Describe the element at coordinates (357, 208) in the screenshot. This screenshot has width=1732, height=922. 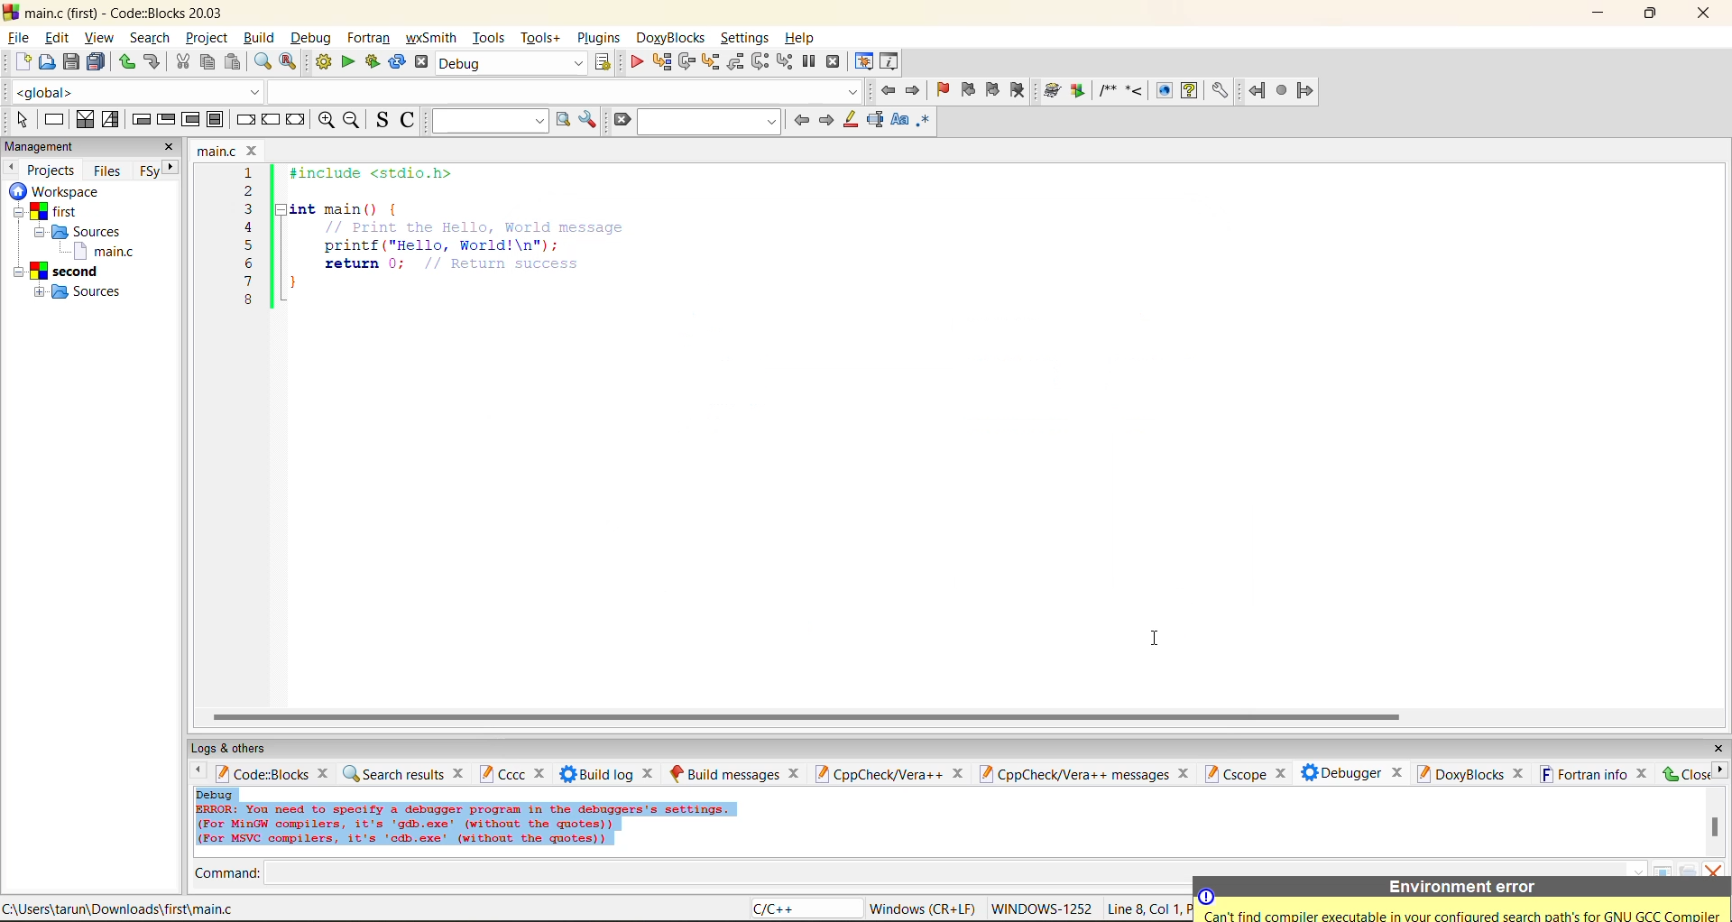
I see `int main(){` at that location.